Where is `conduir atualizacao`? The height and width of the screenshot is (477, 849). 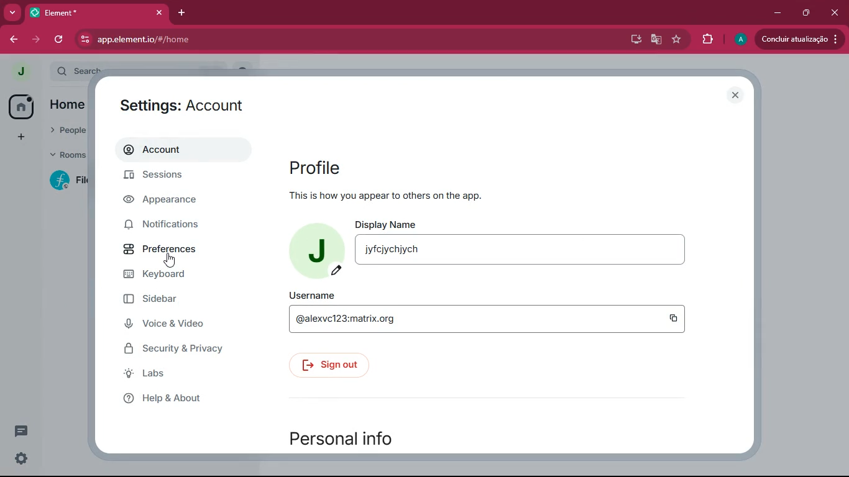
conduir atualizacao is located at coordinates (800, 39).